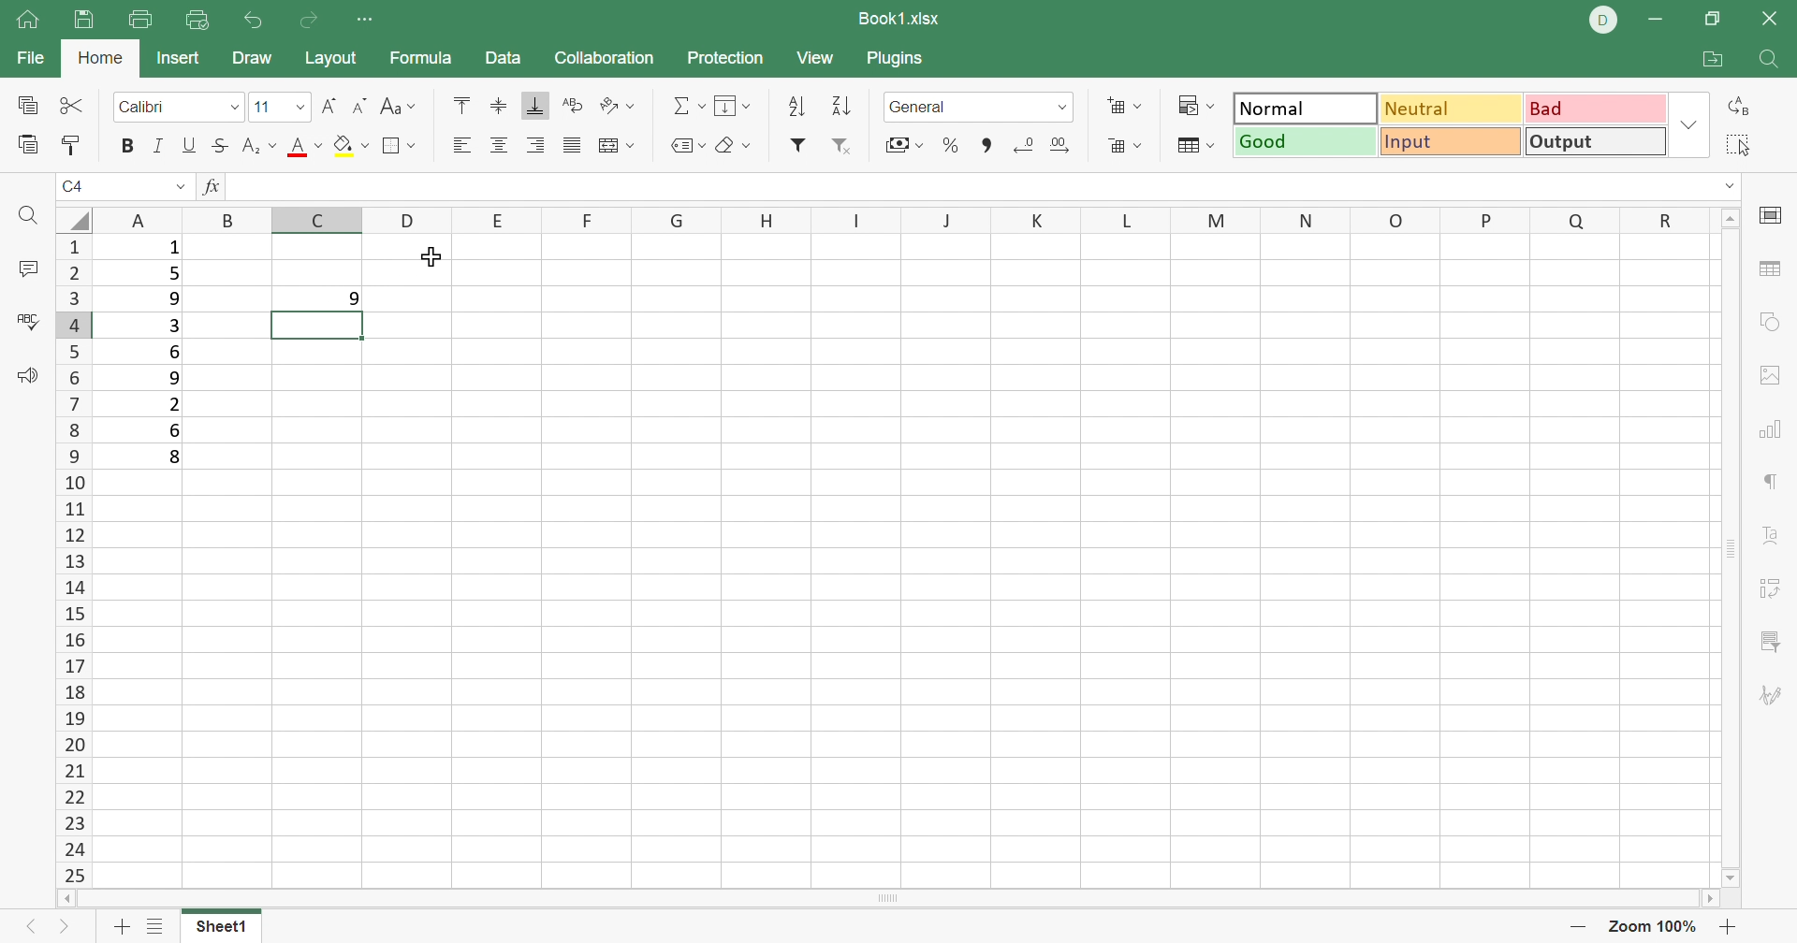 The width and height of the screenshot is (1797, 943). Describe the element at coordinates (431, 255) in the screenshot. I see `Cursor` at that location.